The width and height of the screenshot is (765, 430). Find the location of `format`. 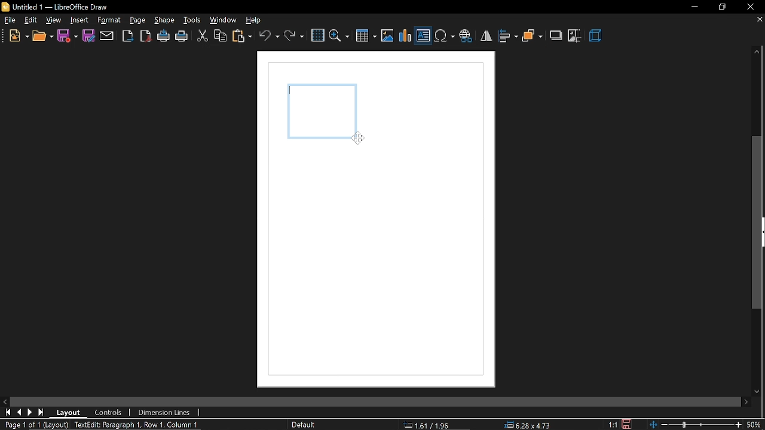

format is located at coordinates (109, 20).